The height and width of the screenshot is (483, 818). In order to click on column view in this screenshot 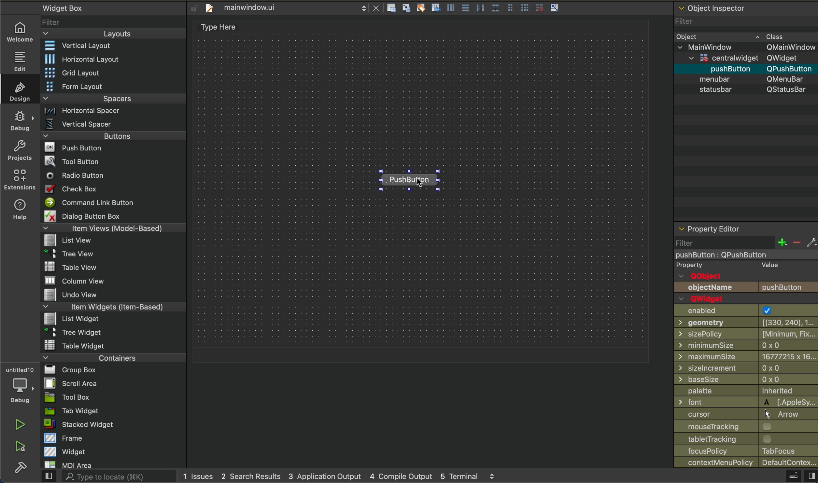, I will do `click(112, 281)`.